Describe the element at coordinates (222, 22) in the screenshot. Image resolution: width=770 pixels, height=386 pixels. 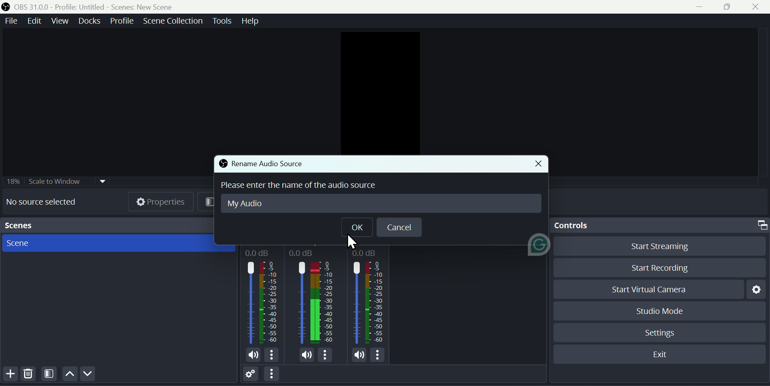
I see `Tools` at that location.